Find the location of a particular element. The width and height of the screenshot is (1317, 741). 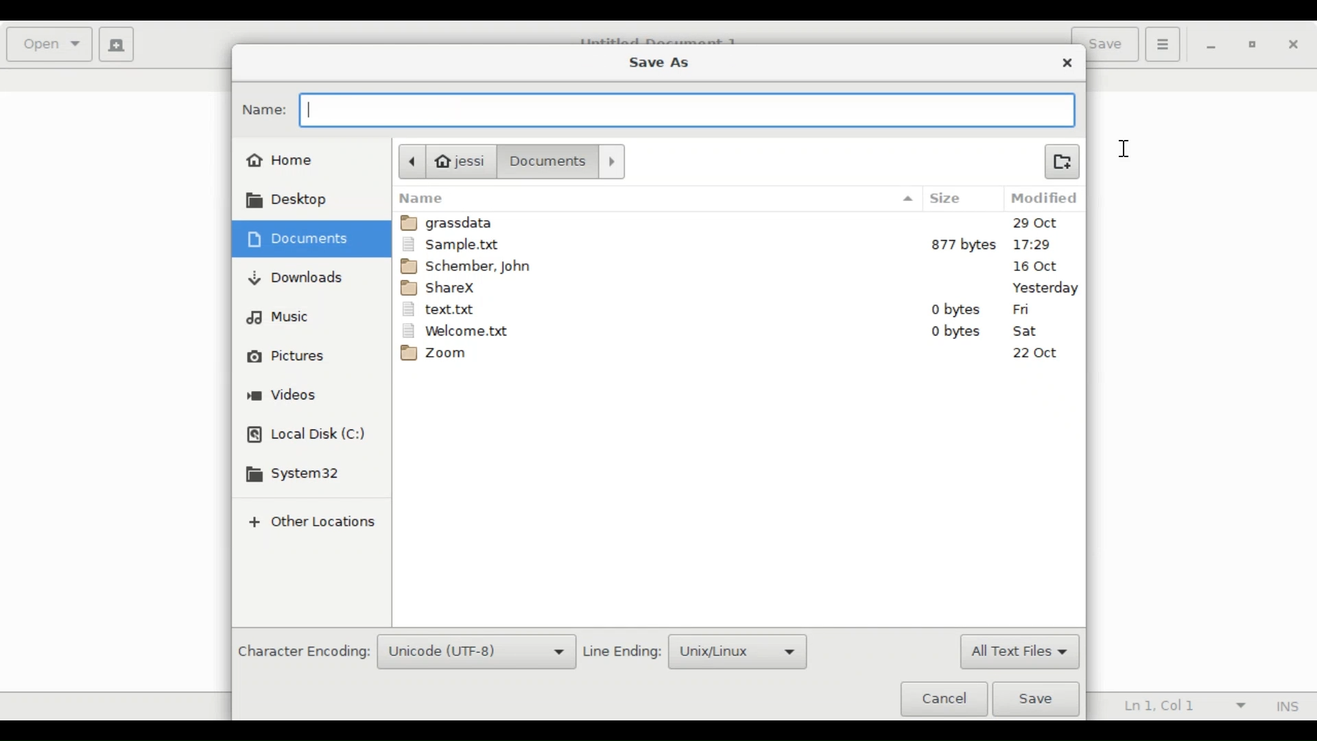

Open is located at coordinates (51, 45).